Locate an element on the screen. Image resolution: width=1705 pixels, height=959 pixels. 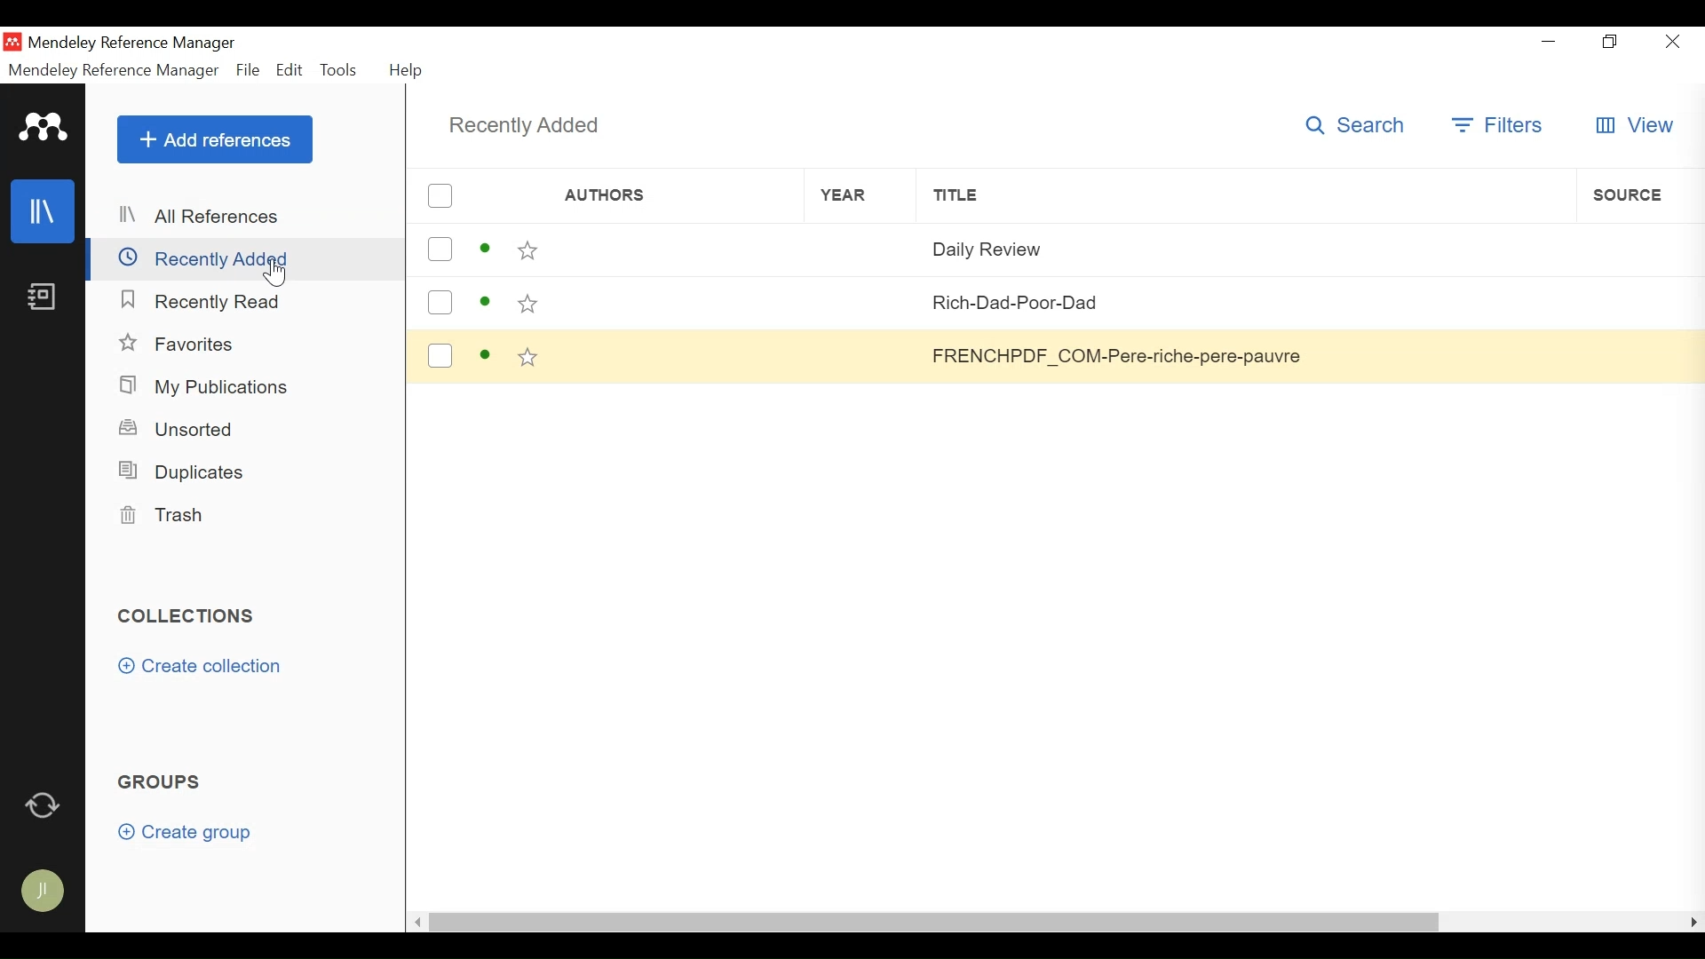
Restore is located at coordinates (1610, 43).